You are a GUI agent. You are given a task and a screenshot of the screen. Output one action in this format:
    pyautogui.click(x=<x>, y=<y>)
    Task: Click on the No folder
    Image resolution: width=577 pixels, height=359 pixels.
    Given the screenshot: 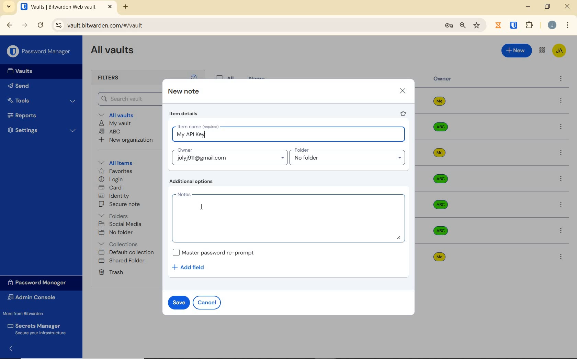 What is the action you would take?
    pyautogui.click(x=117, y=232)
    